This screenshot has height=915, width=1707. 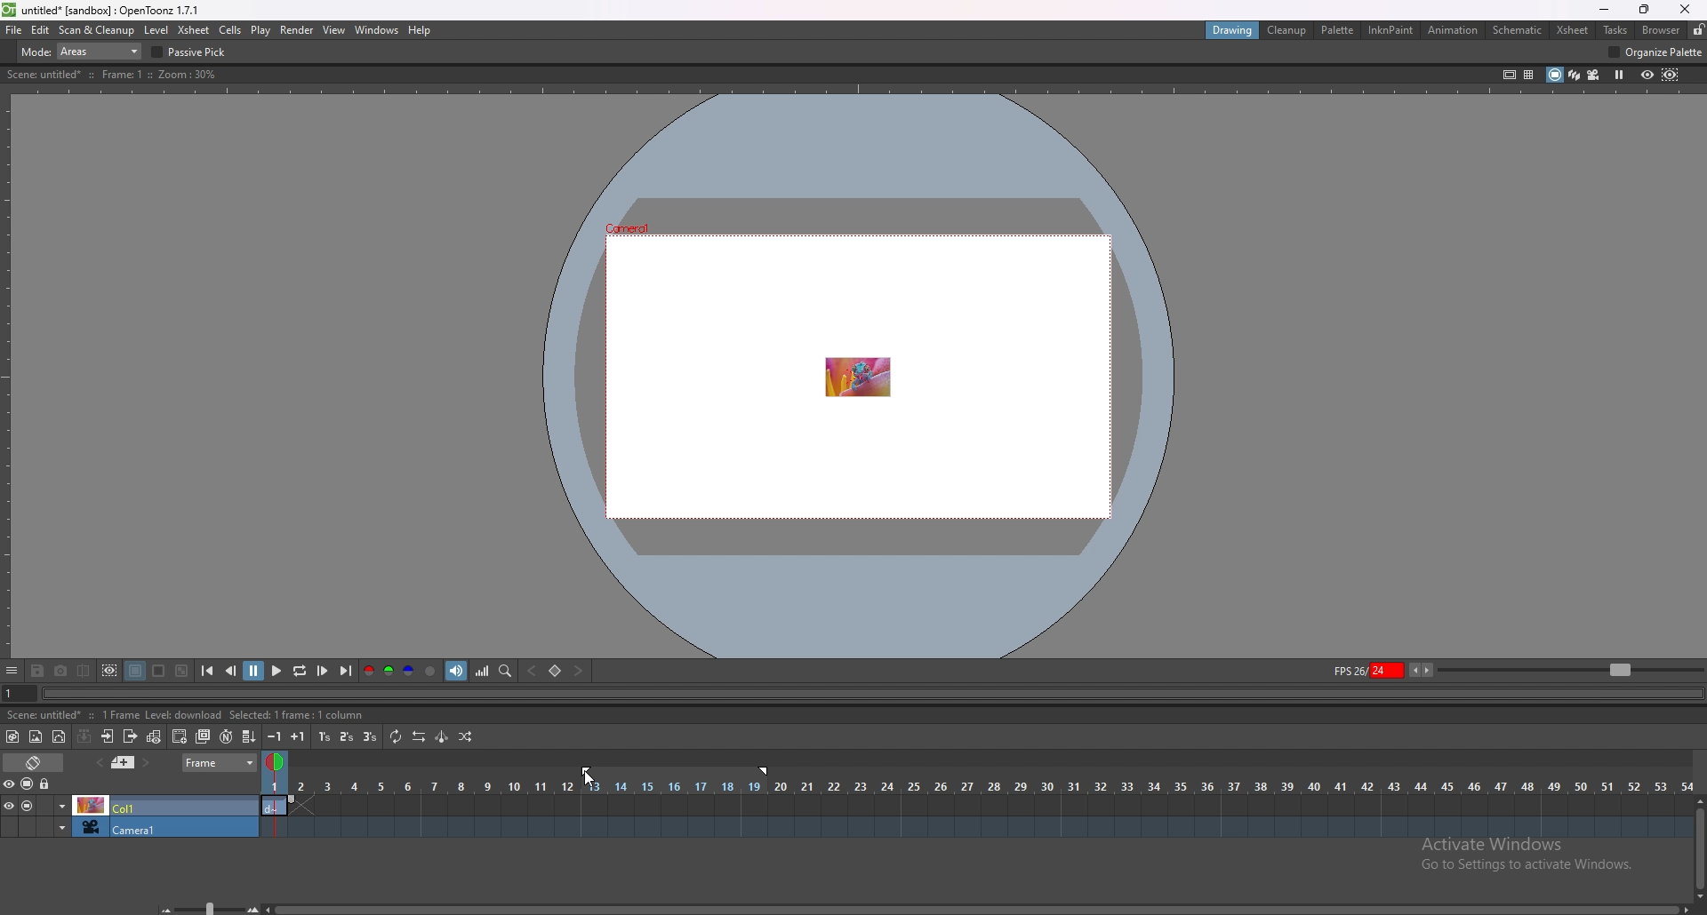 What do you see at coordinates (1453, 31) in the screenshot?
I see `animation` at bounding box center [1453, 31].